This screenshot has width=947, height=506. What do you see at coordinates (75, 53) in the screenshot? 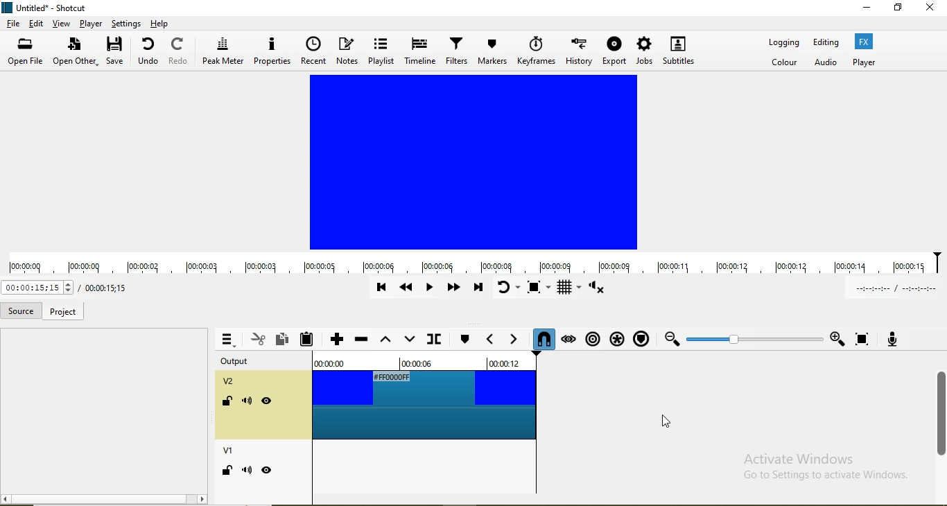
I see `open other` at bounding box center [75, 53].